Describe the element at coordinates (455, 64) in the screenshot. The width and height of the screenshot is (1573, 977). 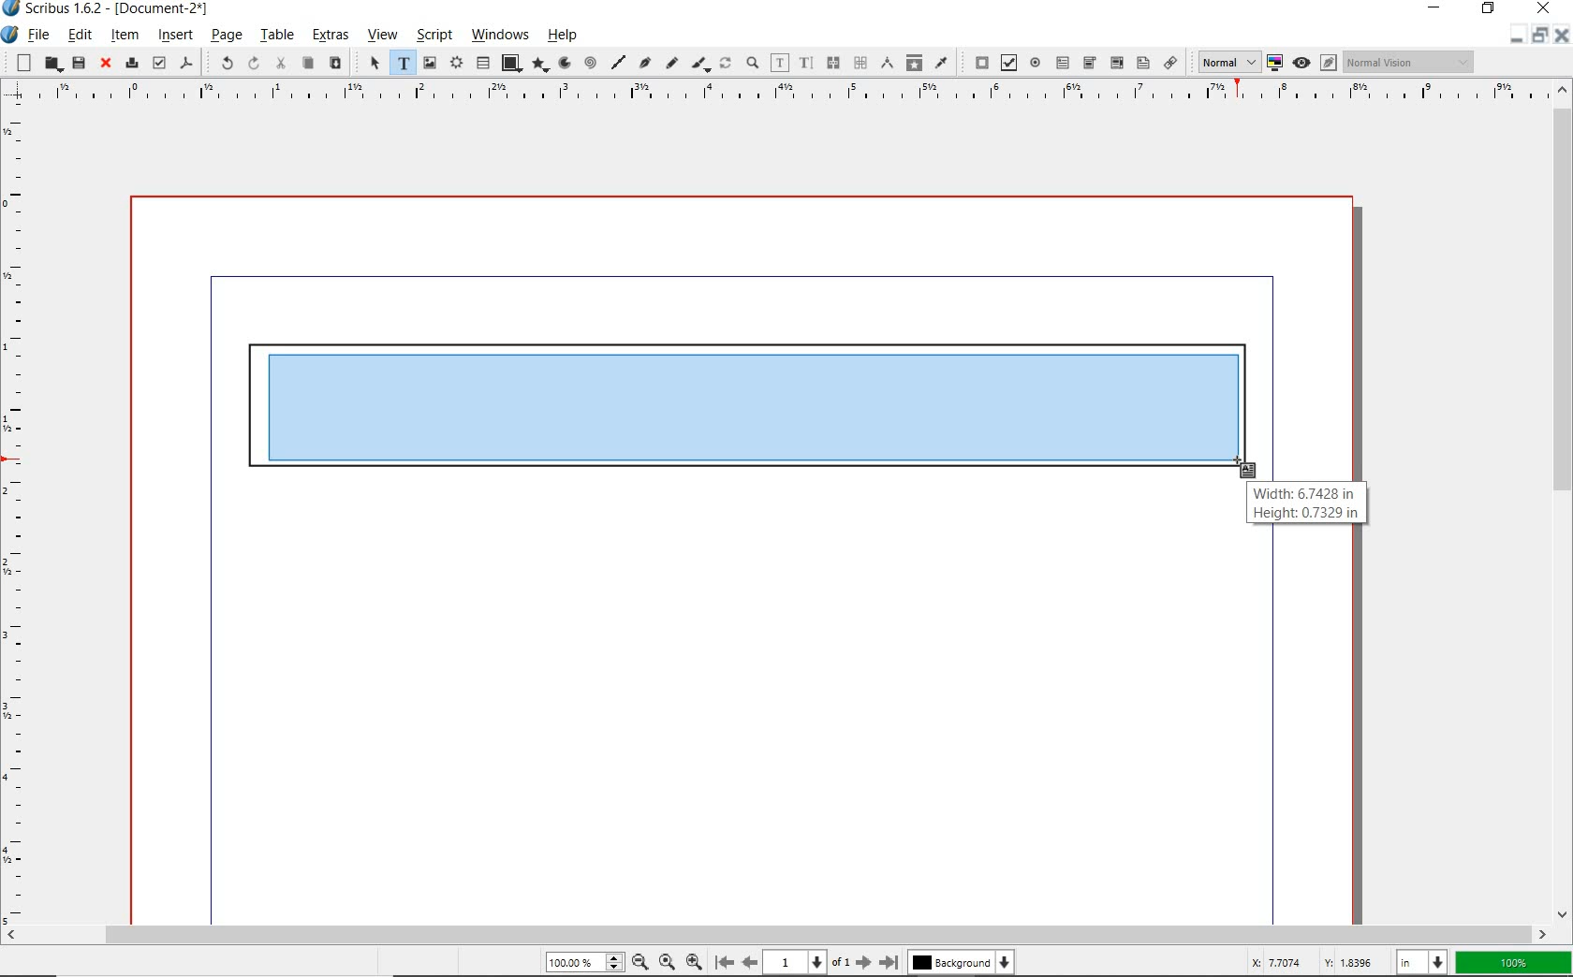
I see `render frame` at that location.